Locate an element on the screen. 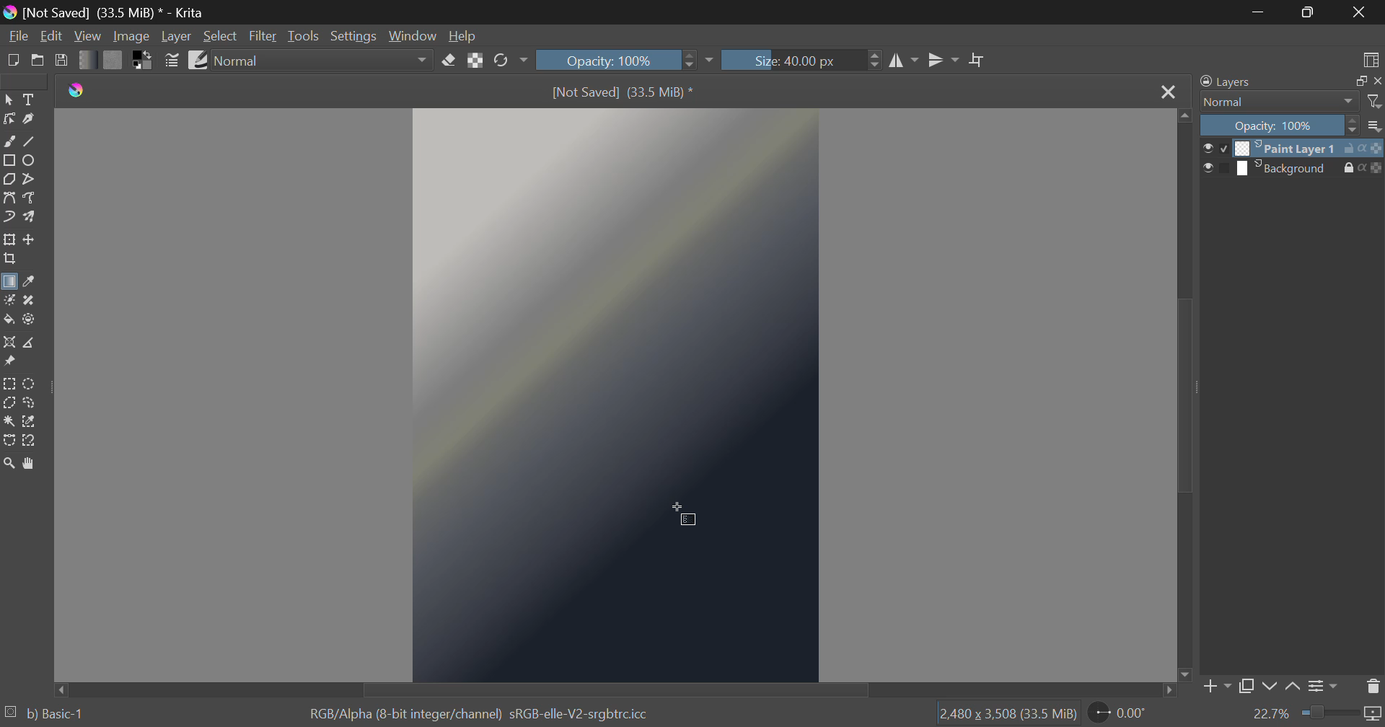  Layer is located at coordinates (176, 36).